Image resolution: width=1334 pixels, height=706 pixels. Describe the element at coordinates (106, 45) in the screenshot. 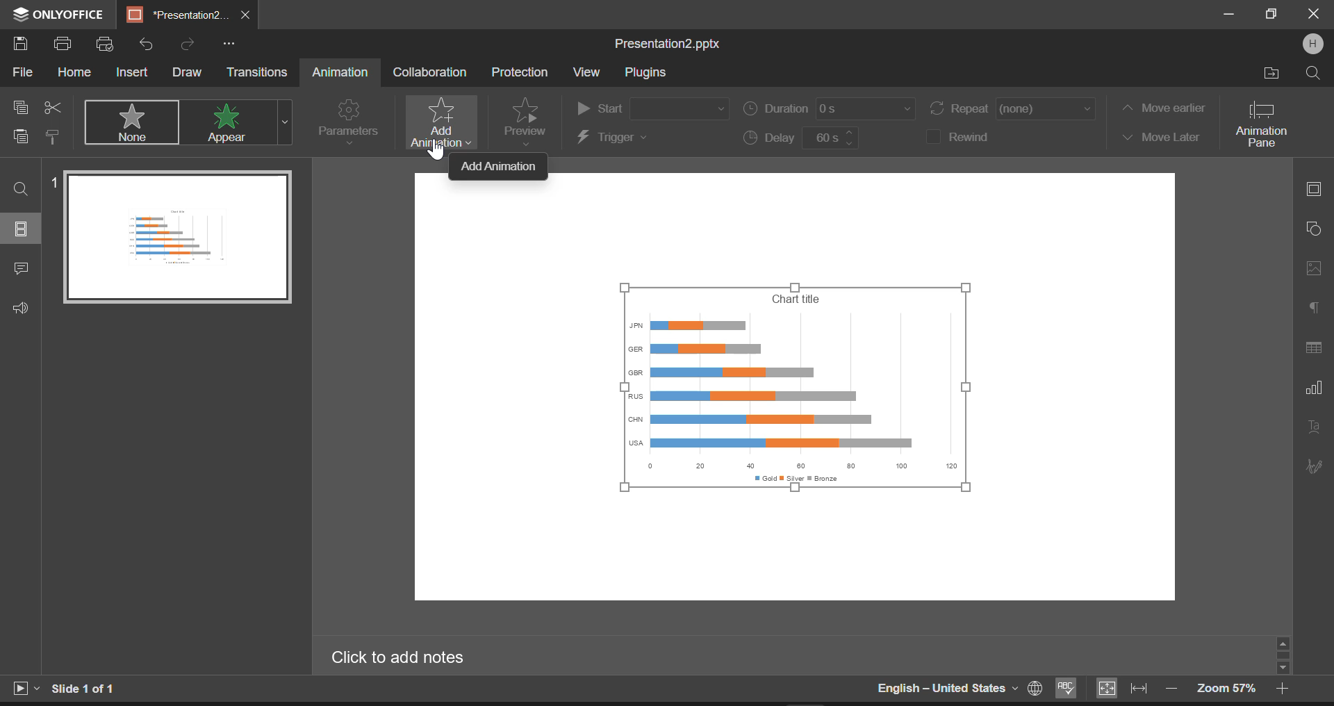

I see `Quick print` at that location.